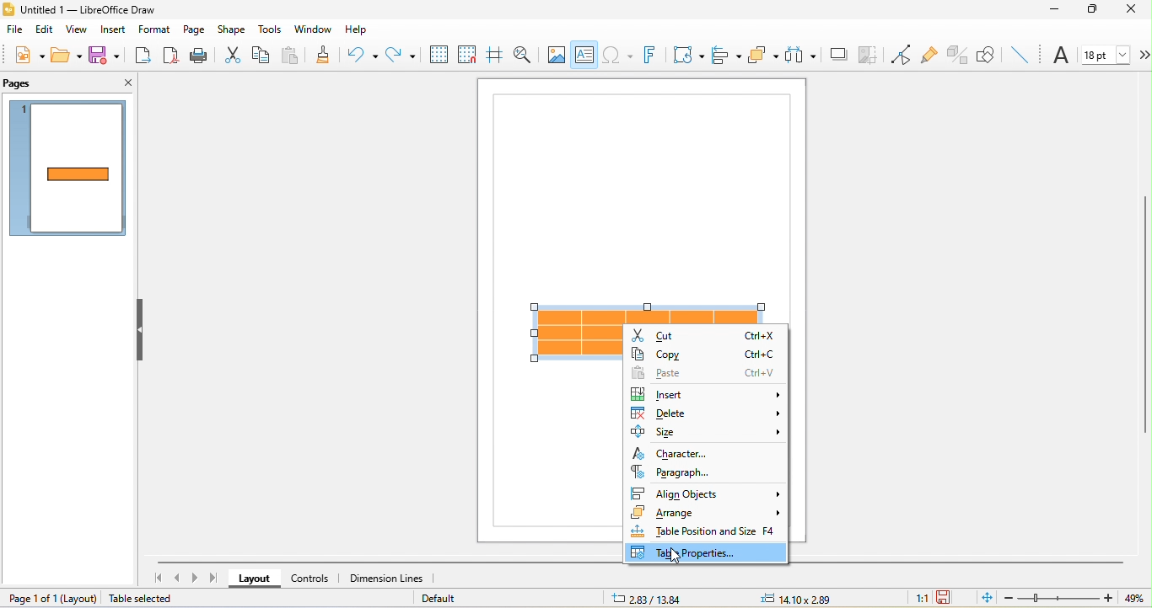 This screenshot has height=608, width=1152. I want to click on page, so click(195, 31).